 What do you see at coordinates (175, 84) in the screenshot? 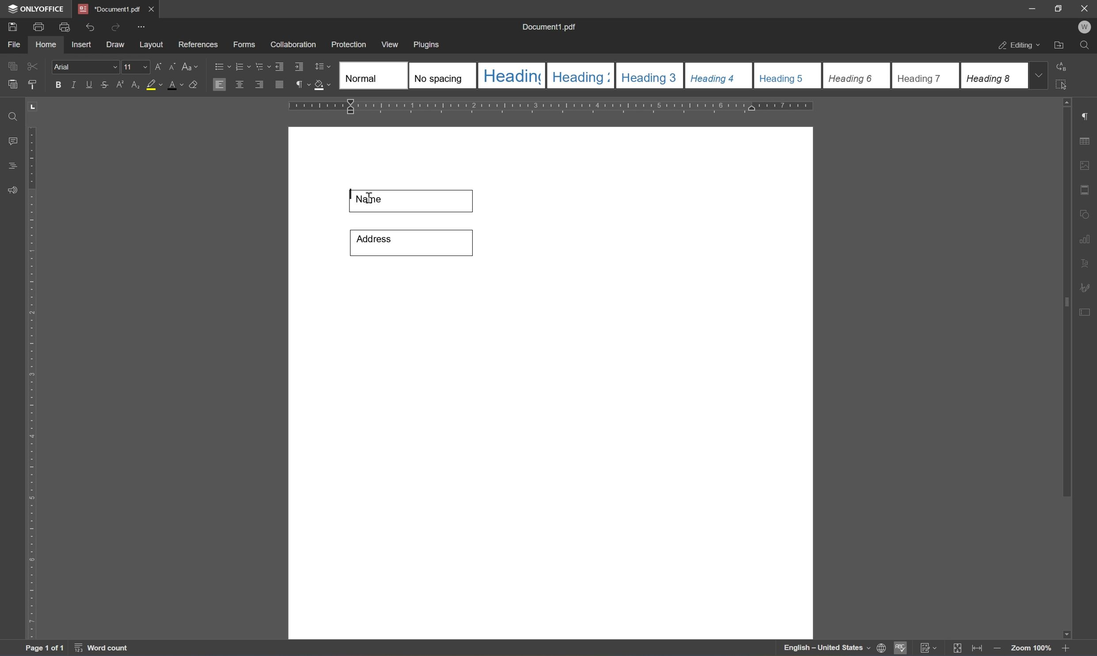
I see `font color` at bounding box center [175, 84].